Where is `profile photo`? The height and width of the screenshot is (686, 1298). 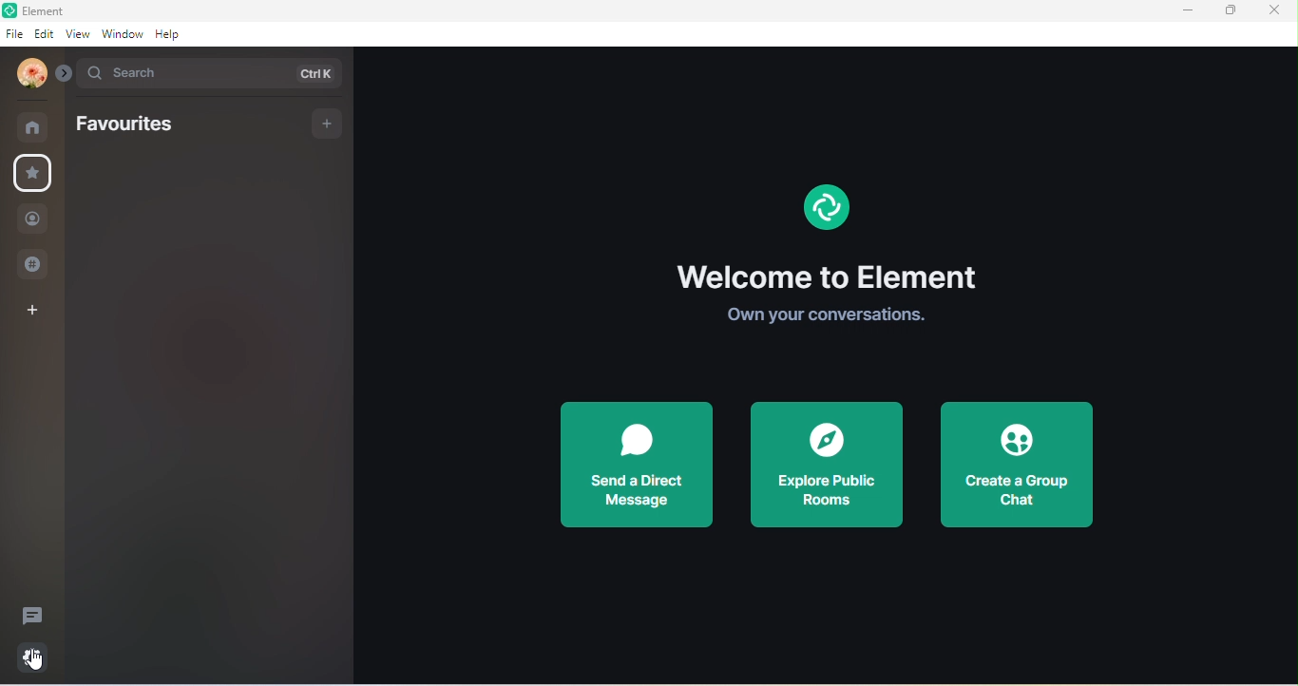 profile photo is located at coordinates (27, 74).